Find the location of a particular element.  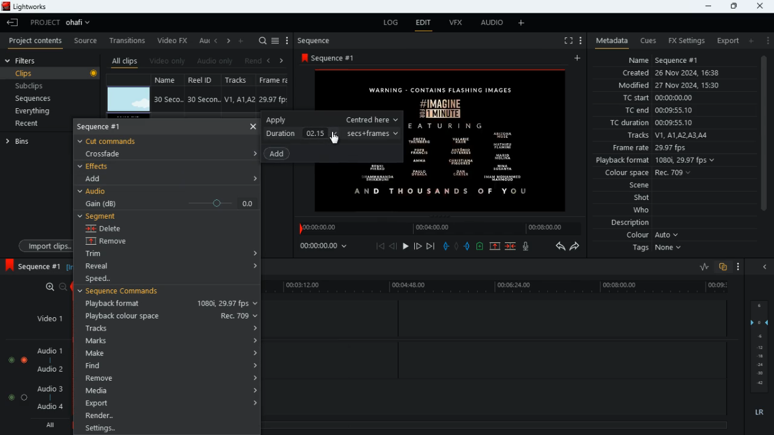

all is located at coordinates (48, 425).